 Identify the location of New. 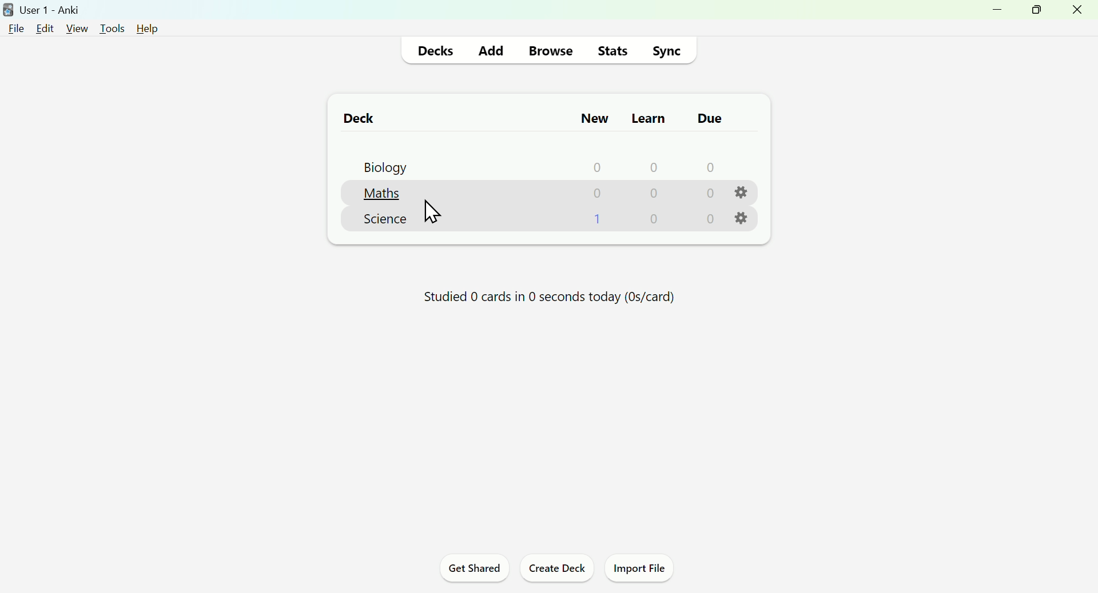
(595, 119).